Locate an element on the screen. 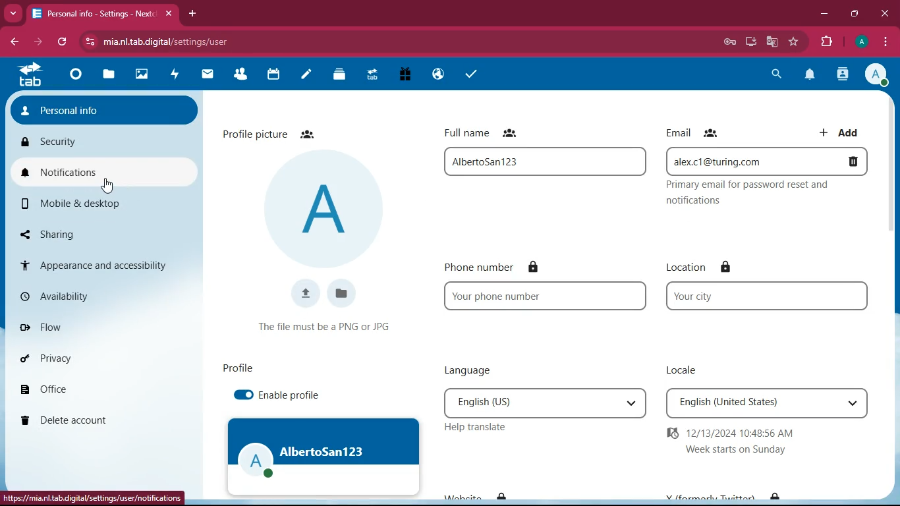  phone number is located at coordinates (476, 266).